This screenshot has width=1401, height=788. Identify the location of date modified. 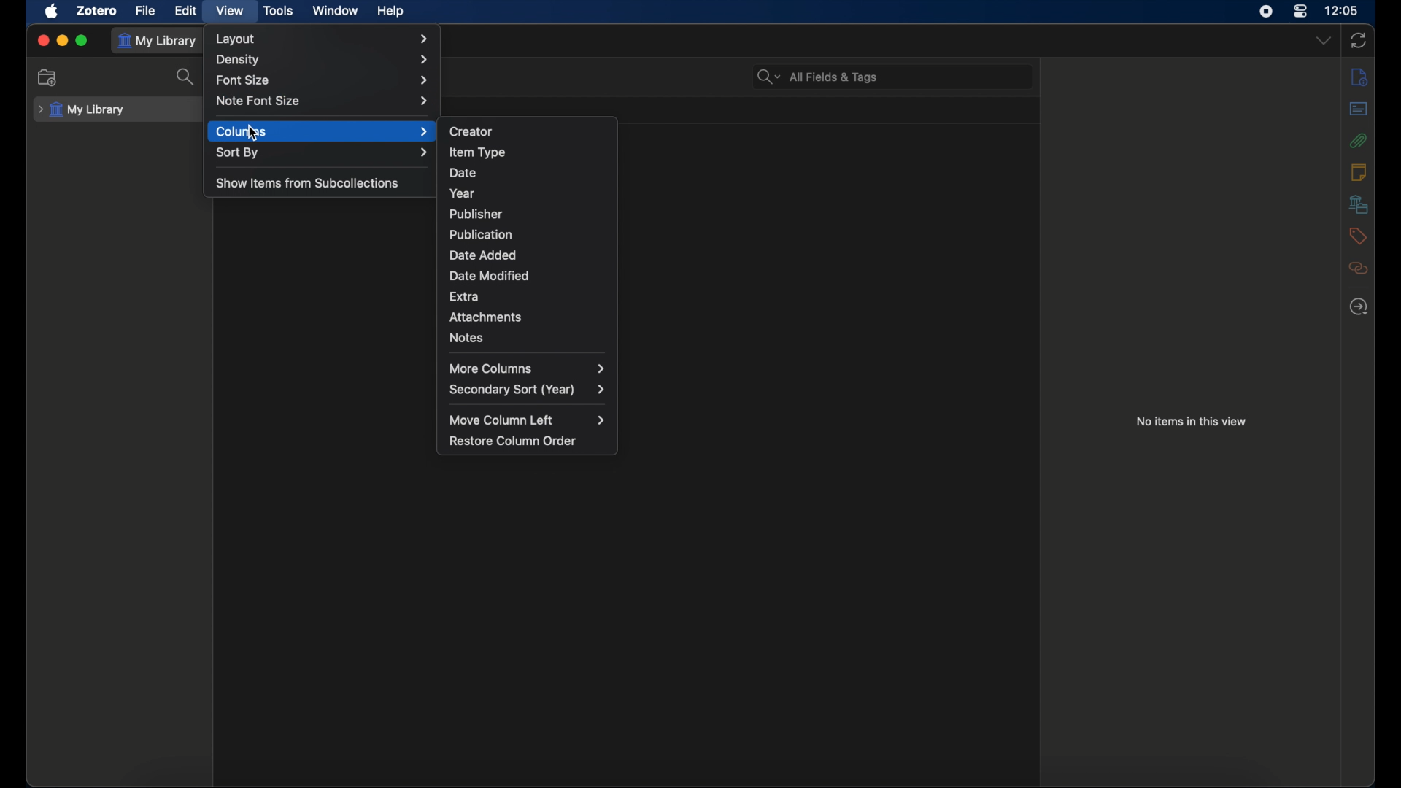
(490, 276).